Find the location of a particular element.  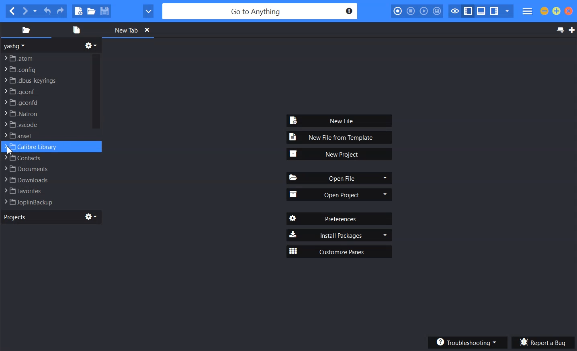

Toggle Focus Mode is located at coordinates (454, 11).